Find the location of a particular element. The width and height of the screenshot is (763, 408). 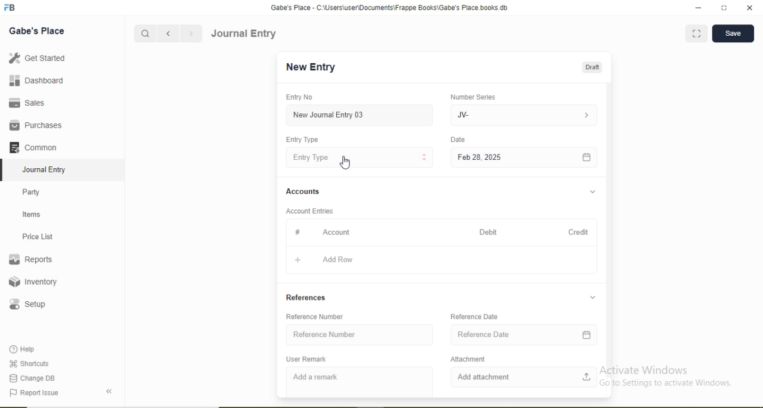

Debit is located at coordinates (488, 232).